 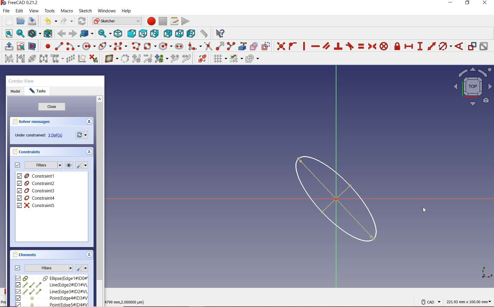 What do you see at coordinates (52, 304) in the screenshot?
I see `element5` at bounding box center [52, 304].